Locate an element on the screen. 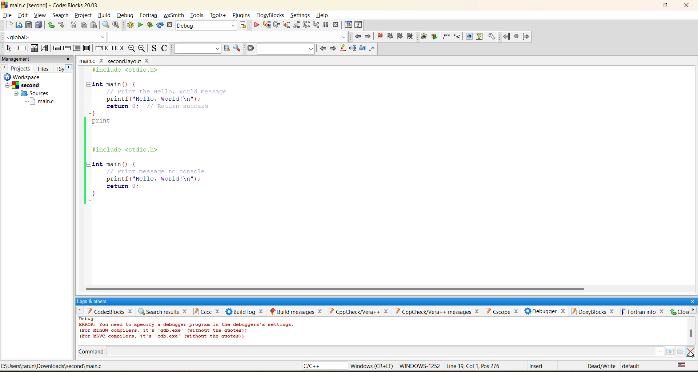 The width and height of the screenshot is (698, 372). jump back is located at coordinates (360, 36).